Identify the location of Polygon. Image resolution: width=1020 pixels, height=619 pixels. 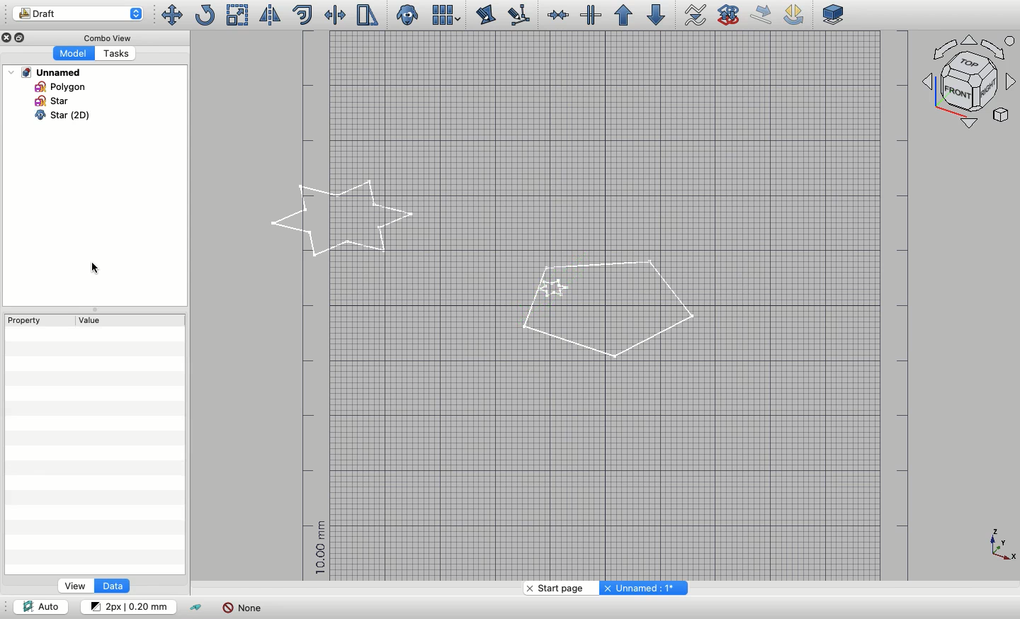
(57, 86).